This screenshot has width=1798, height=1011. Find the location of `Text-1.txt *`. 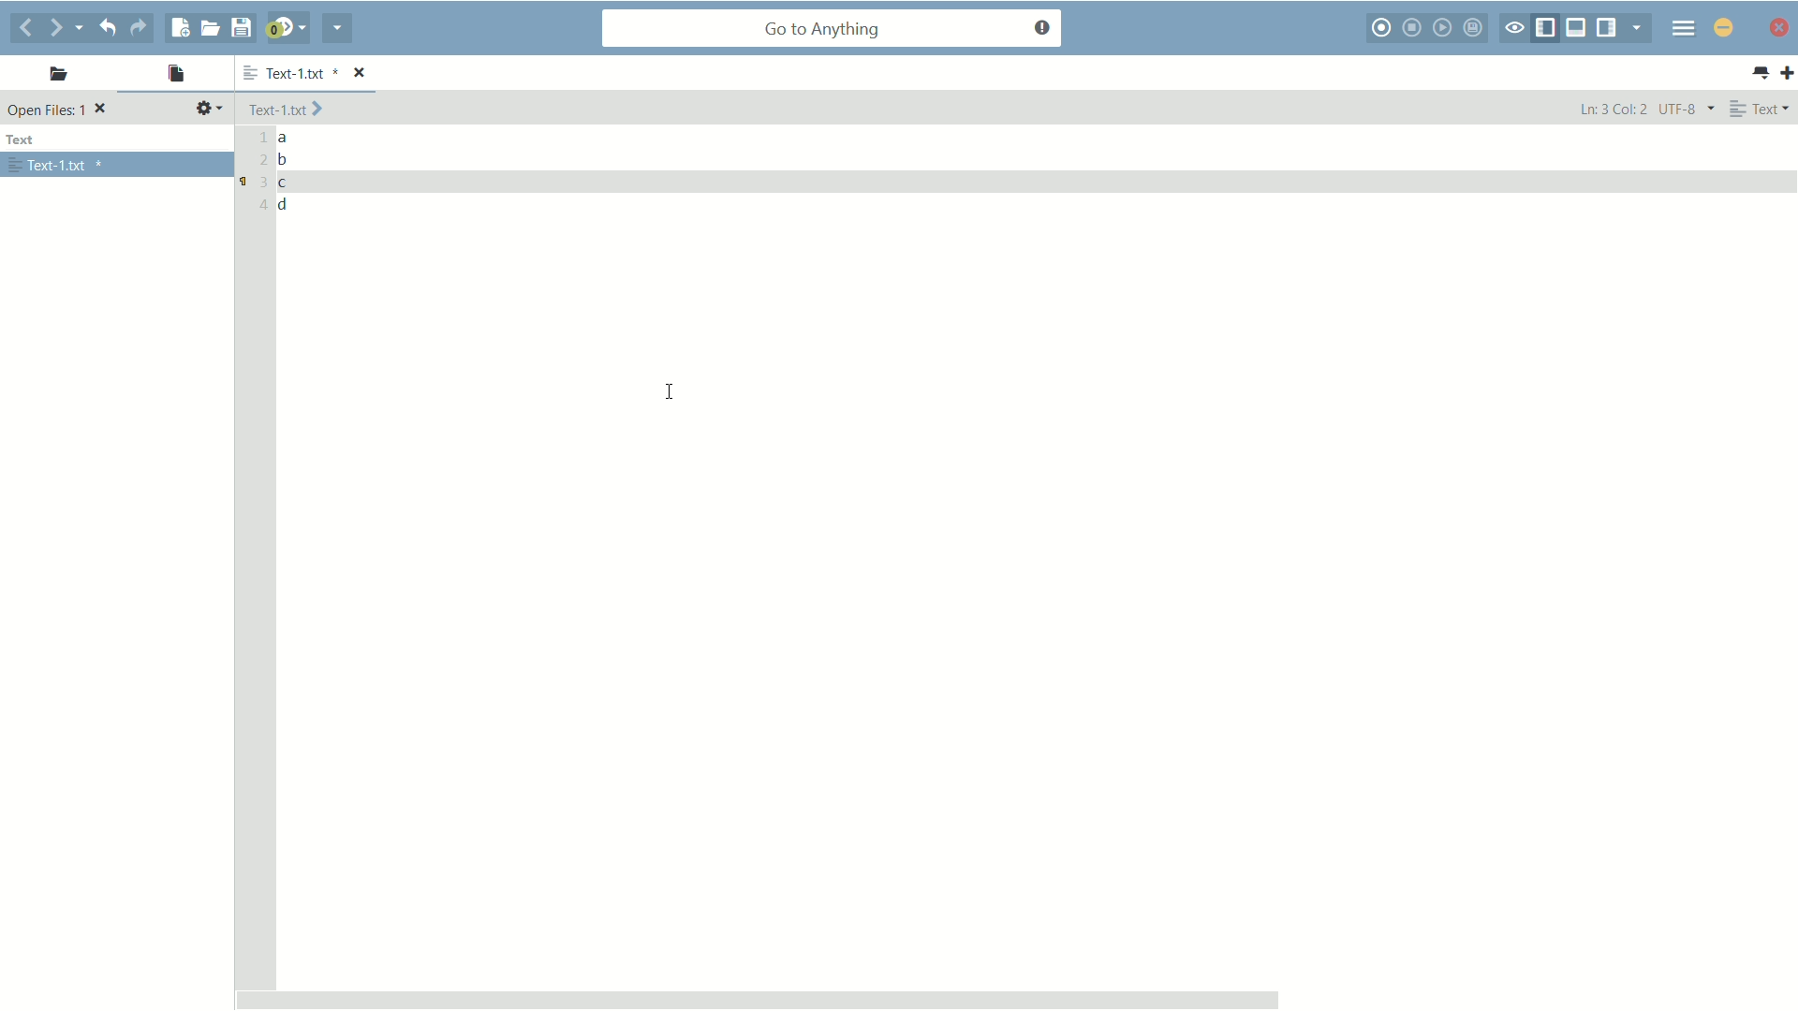

Text-1.txt * is located at coordinates (57, 166).